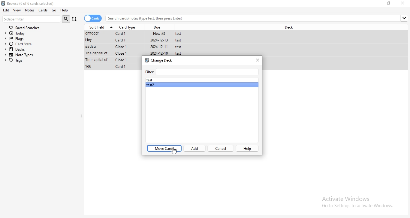  What do you see at coordinates (258, 60) in the screenshot?
I see `close` at bounding box center [258, 60].